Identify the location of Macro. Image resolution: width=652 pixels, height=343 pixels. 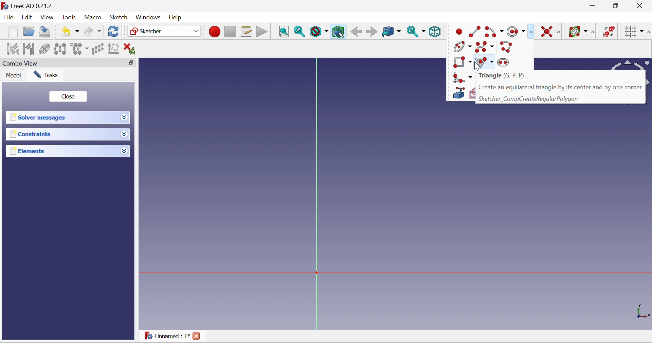
(92, 18).